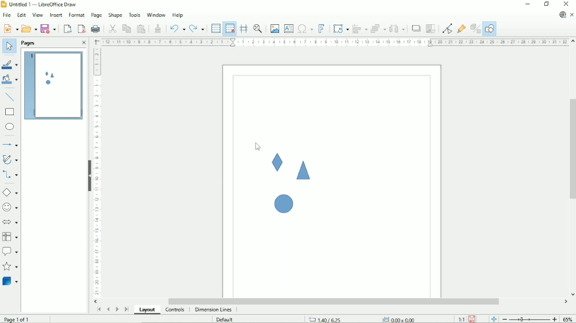 The image size is (576, 323). What do you see at coordinates (10, 192) in the screenshot?
I see `Basic shapes ` at bounding box center [10, 192].